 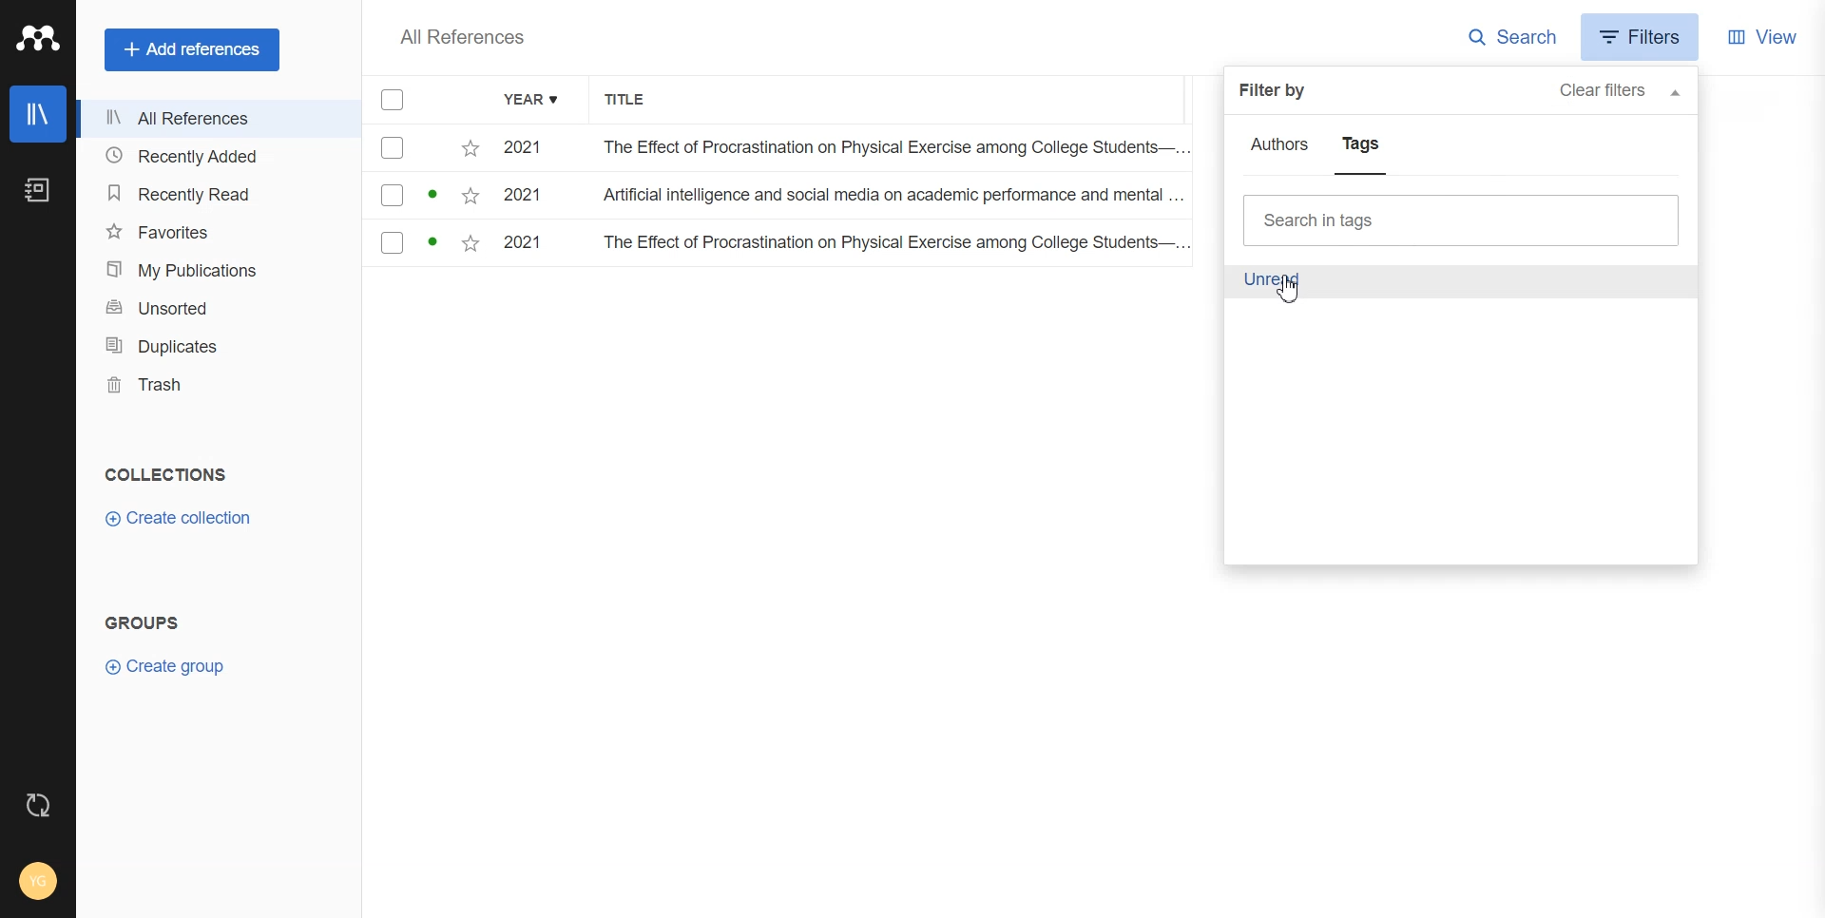 What do you see at coordinates (1625, 93) in the screenshot?
I see `Clear filters` at bounding box center [1625, 93].